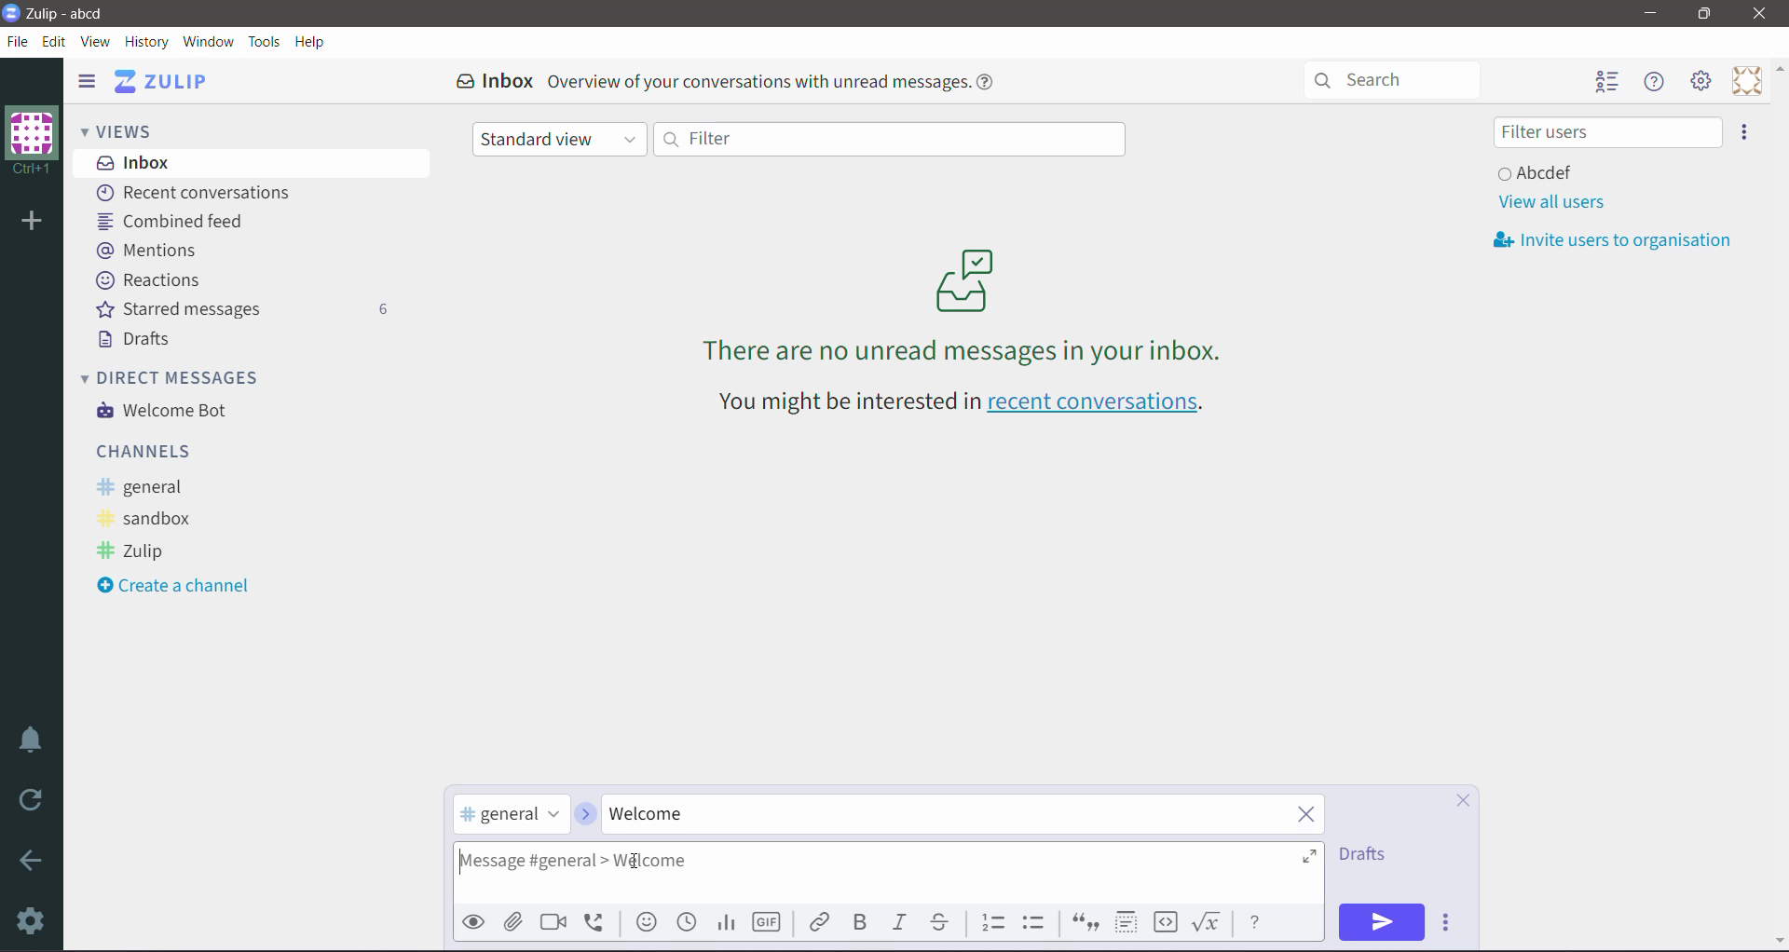  Describe the element at coordinates (146, 487) in the screenshot. I see `general` at that location.